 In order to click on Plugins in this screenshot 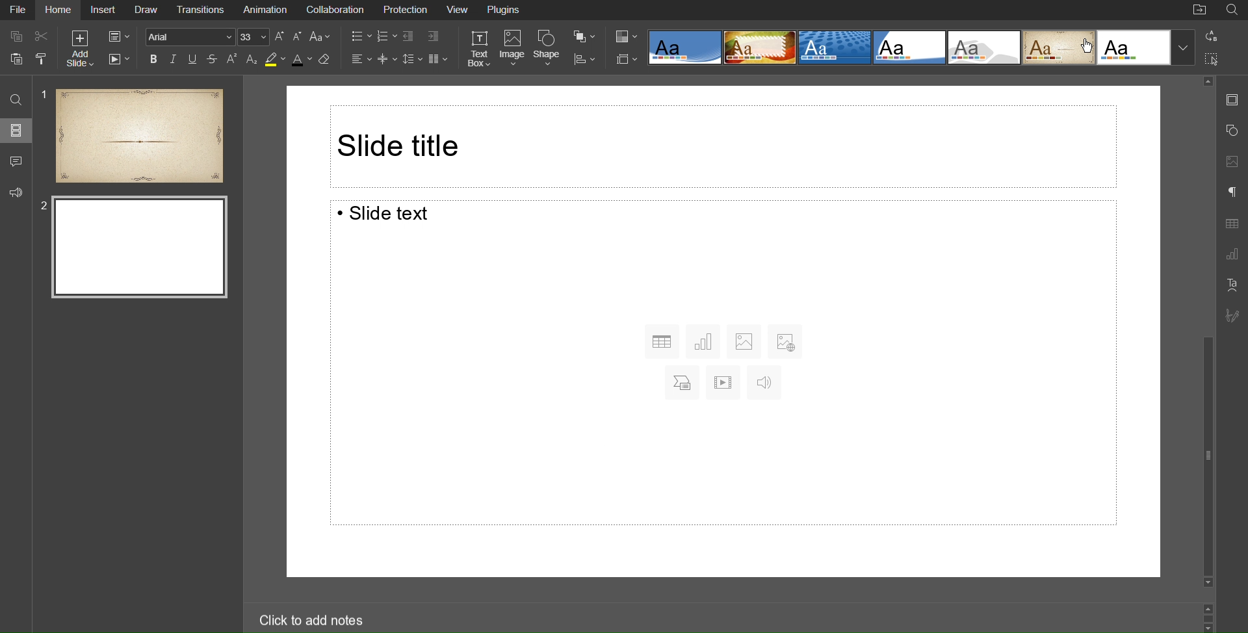, I will do `click(506, 11)`.